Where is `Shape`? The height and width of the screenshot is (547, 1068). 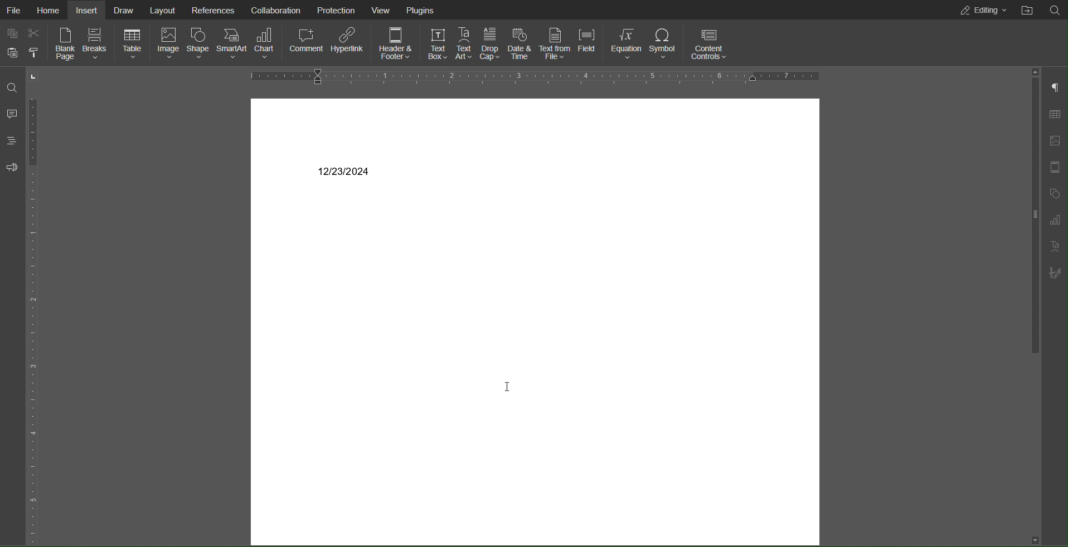 Shape is located at coordinates (198, 44).